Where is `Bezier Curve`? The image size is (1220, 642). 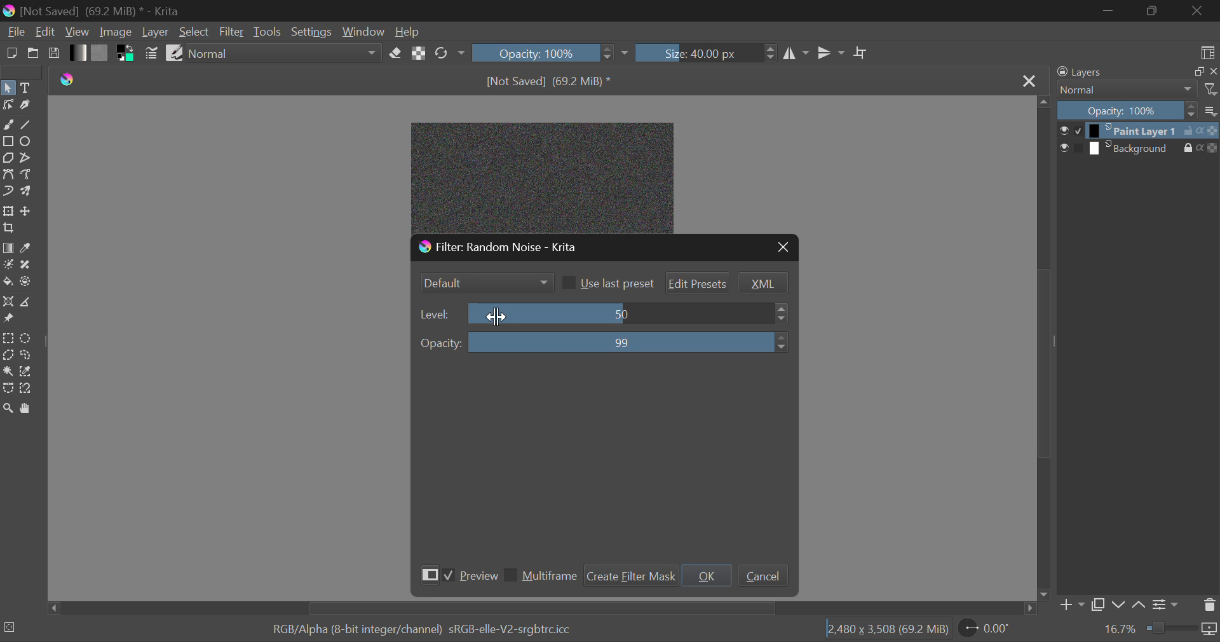
Bezier Curve is located at coordinates (8, 388).